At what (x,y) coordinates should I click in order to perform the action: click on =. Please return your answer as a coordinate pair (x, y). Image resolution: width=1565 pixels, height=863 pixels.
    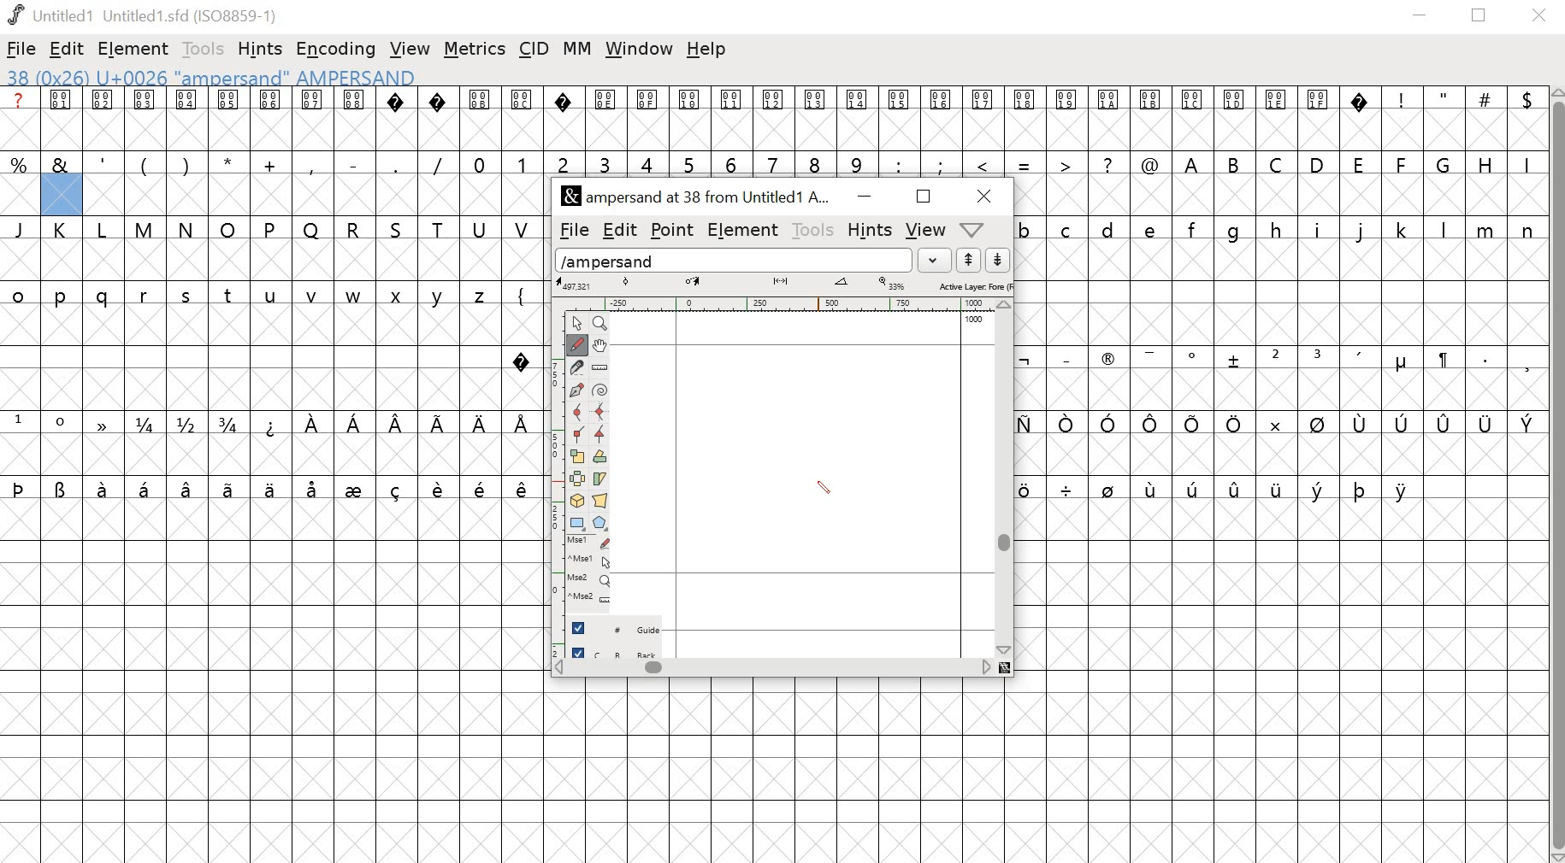
    Looking at the image, I should click on (1025, 163).